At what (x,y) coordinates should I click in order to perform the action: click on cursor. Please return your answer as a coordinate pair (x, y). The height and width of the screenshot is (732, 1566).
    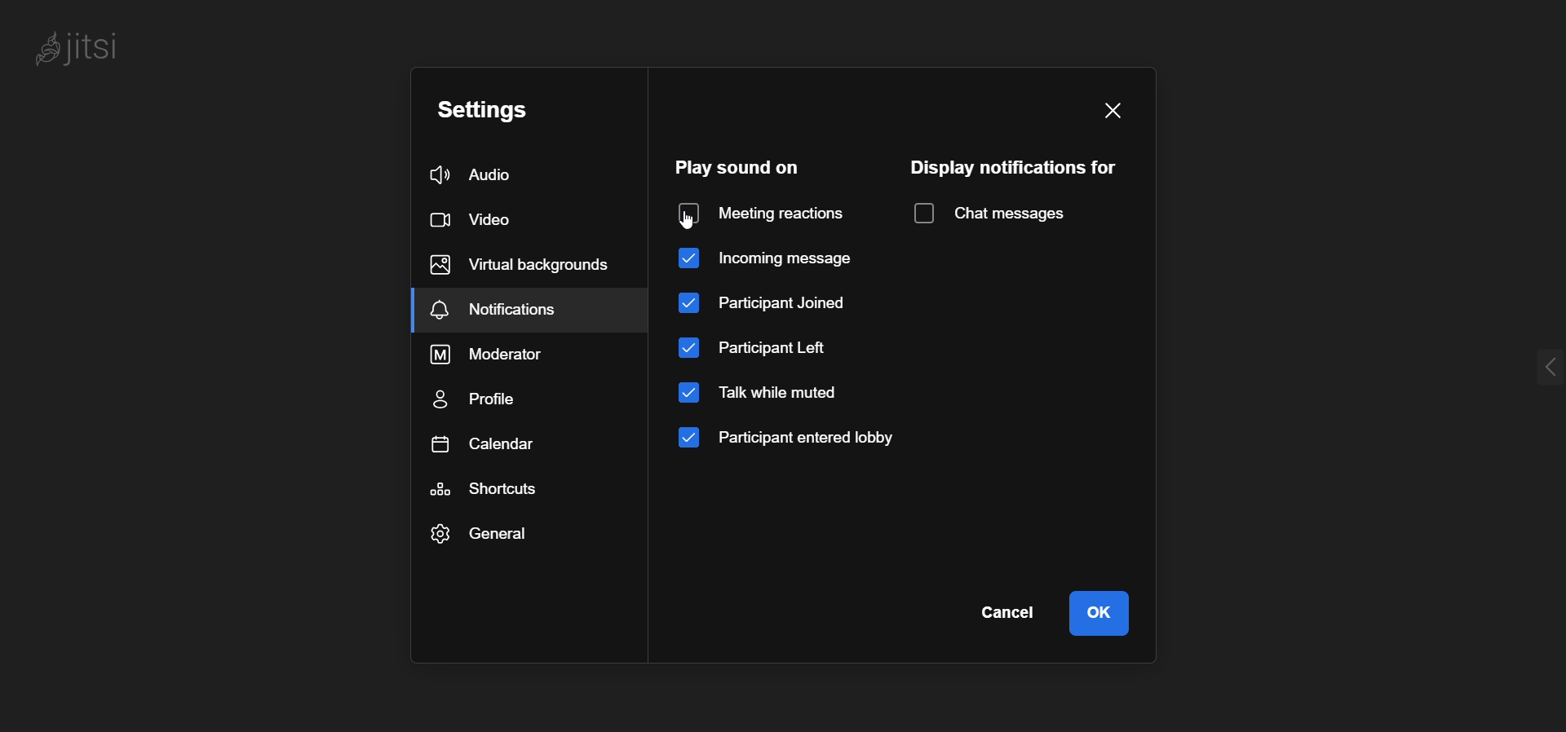
    Looking at the image, I should click on (694, 220).